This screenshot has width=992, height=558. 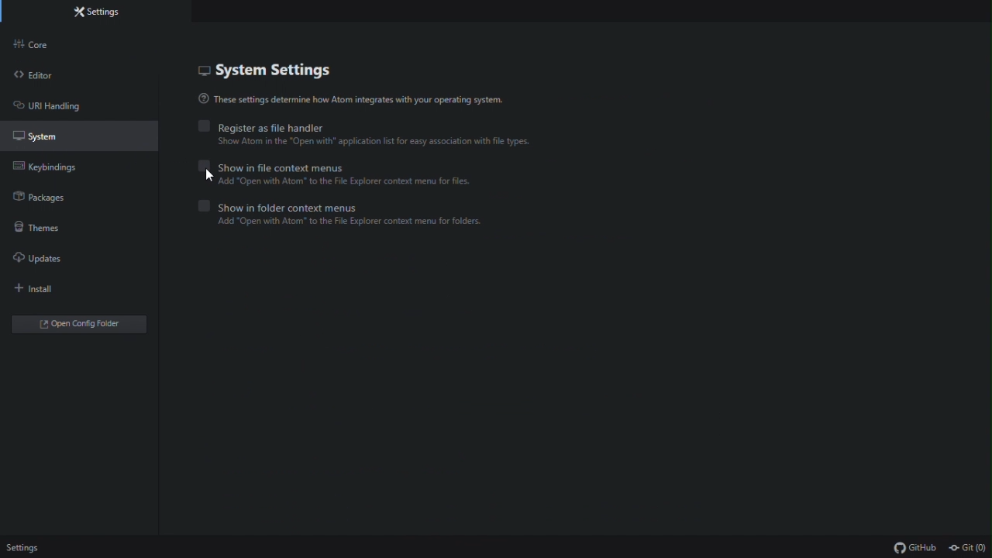 What do you see at coordinates (215, 177) in the screenshot?
I see `cursor` at bounding box center [215, 177].